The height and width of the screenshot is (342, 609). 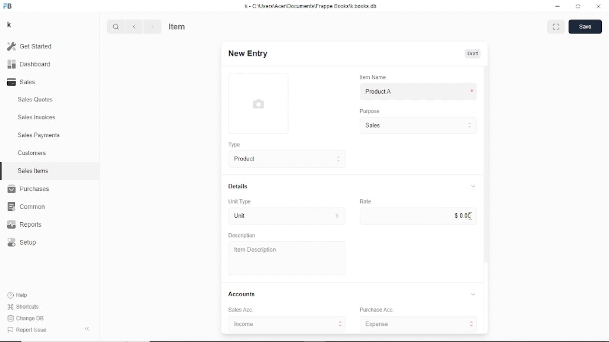 What do you see at coordinates (39, 135) in the screenshot?
I see `Sales Payments` at bounding box center [39, 135].